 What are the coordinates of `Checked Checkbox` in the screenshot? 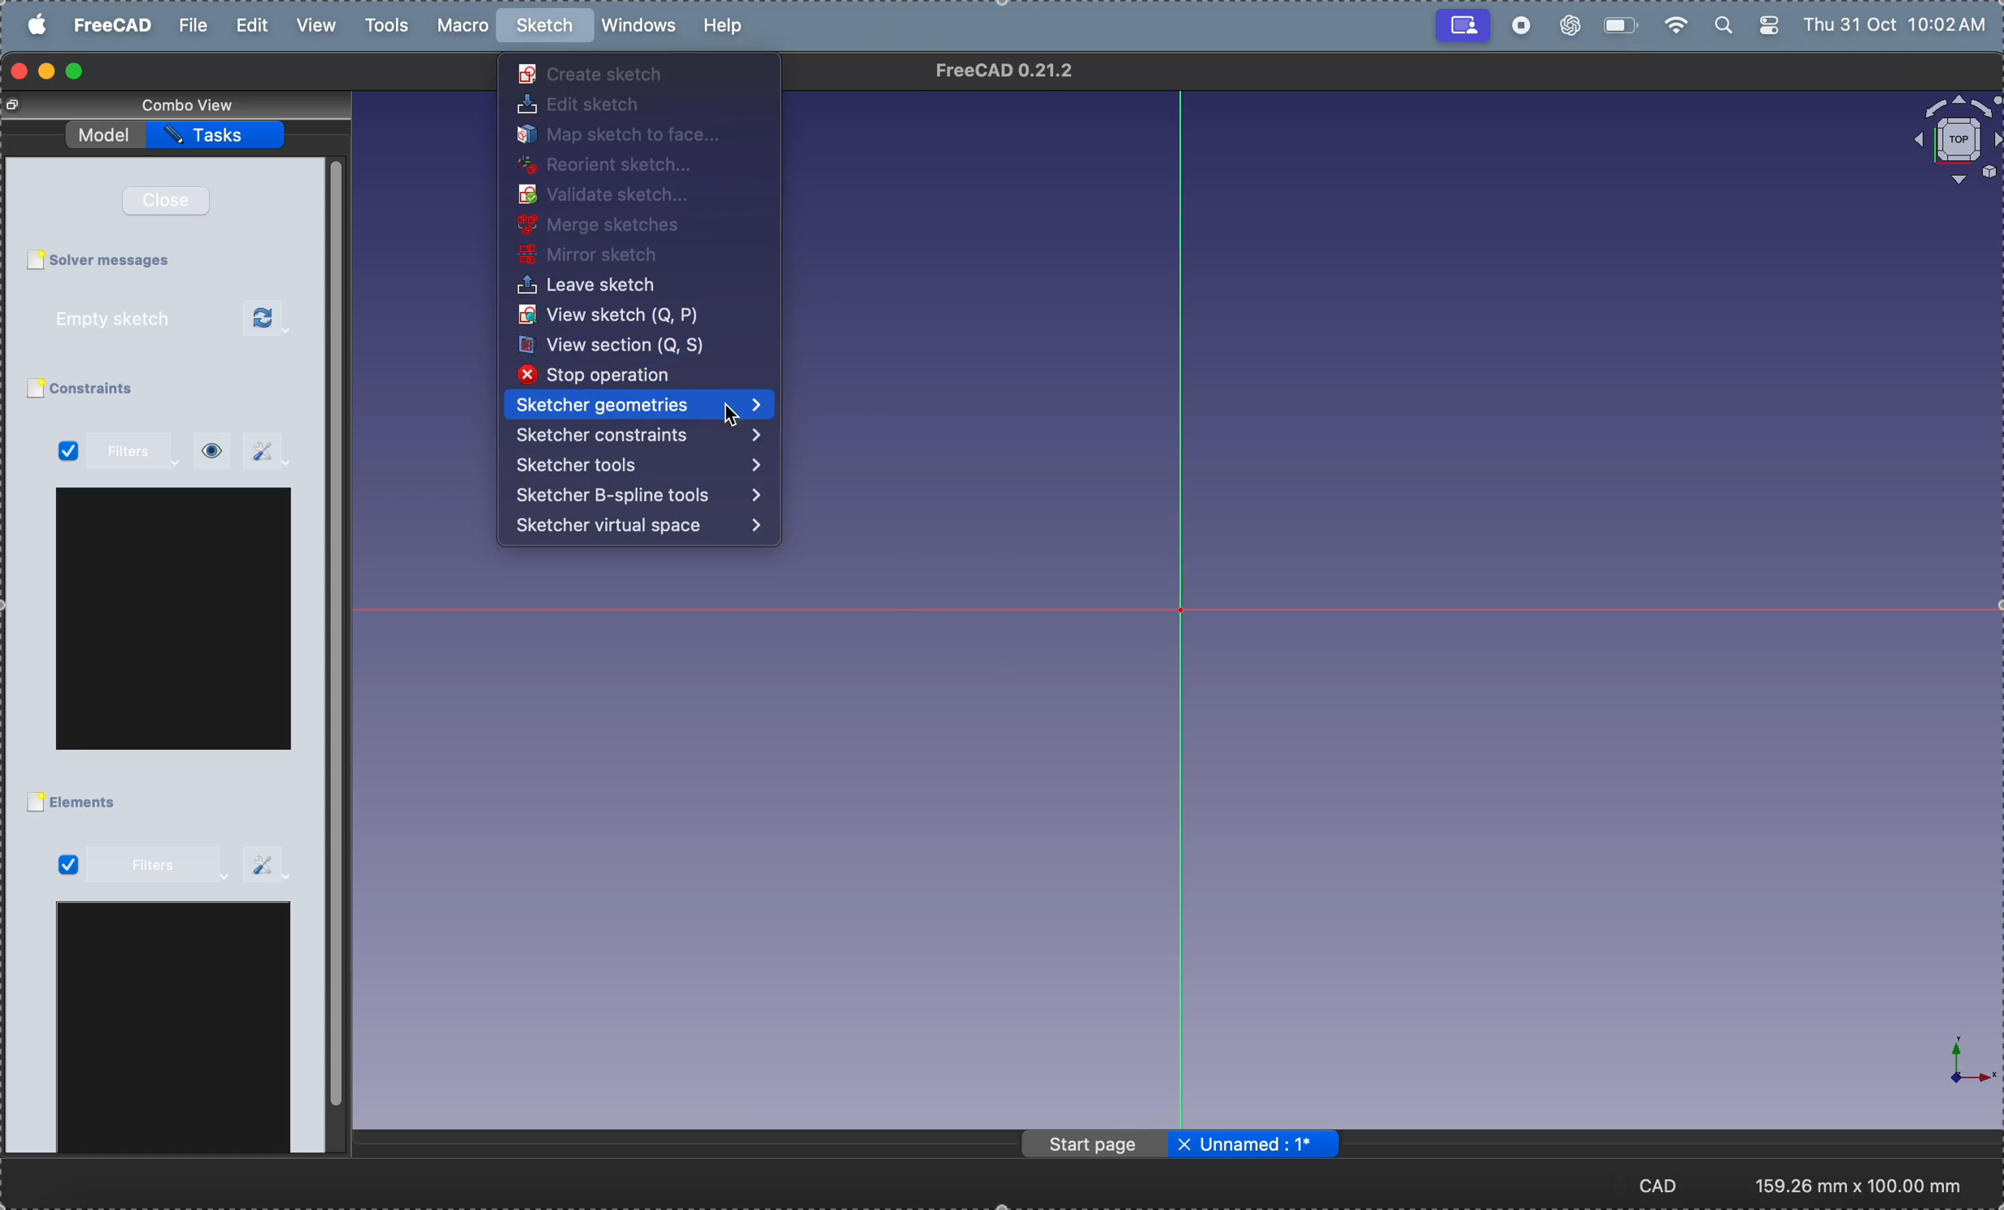 It's located at (69, 453).